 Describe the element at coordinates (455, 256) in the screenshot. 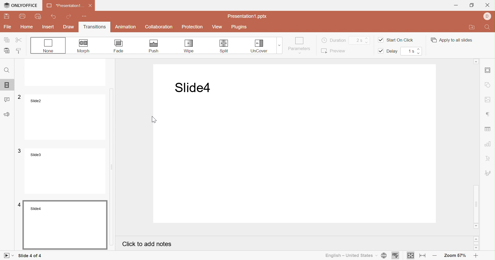

I see `Zoom 57%` at that location.